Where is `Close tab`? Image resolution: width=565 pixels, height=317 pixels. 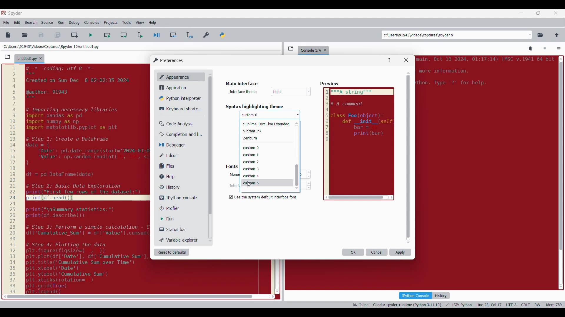 Close tab is located at coordinates (41, 58).